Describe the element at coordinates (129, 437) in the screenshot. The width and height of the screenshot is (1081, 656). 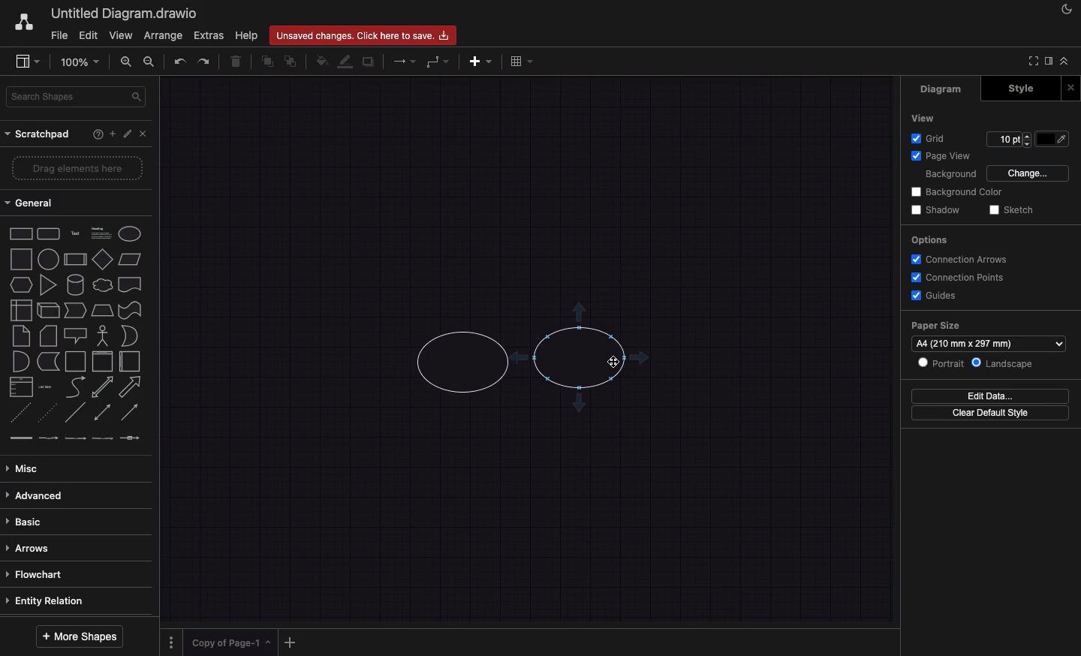
I see `connector with symbol ` at that location.